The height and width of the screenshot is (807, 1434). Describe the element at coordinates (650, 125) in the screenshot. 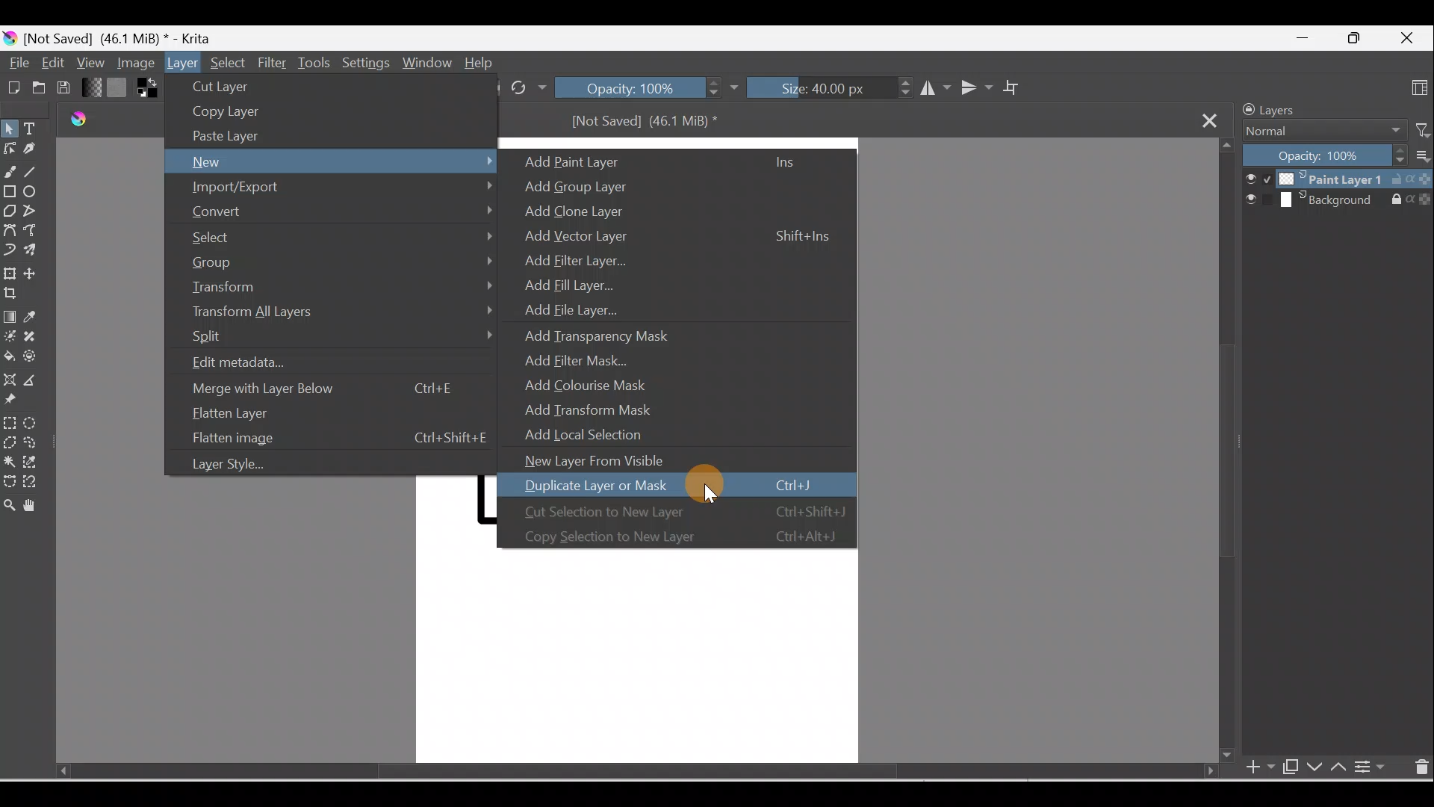

I see `[Not Saved] (46.1 MiB)` at that location.